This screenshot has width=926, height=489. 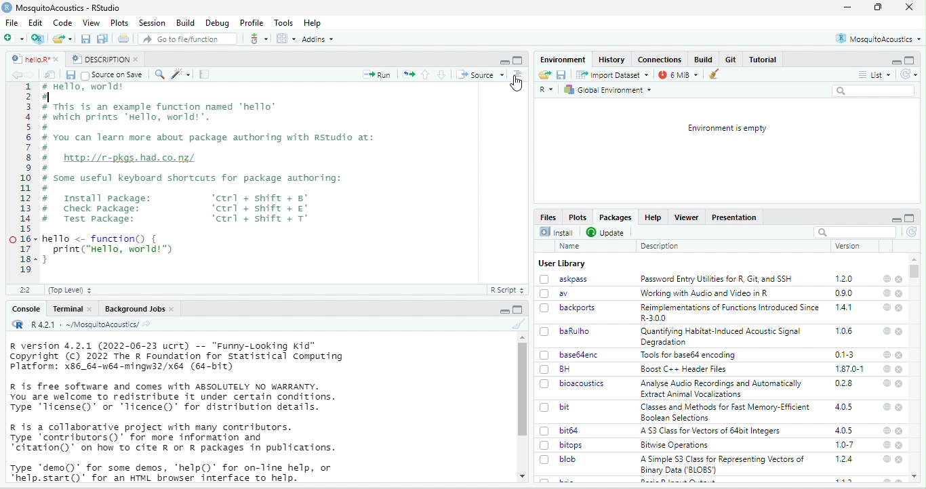 I want to click on Background Jobs, so click(x=138, y=308).